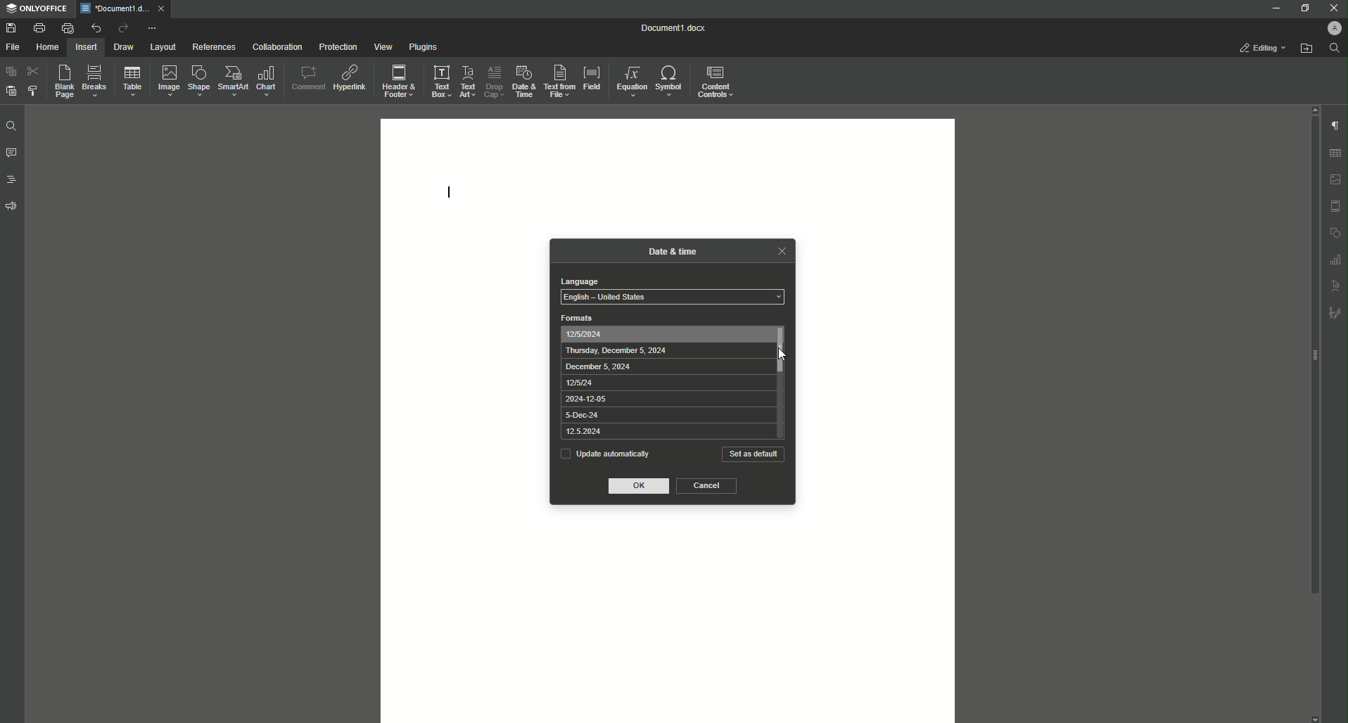 This screenshot has width=1348, height=723. Describe the element at coordinates (161, 8) in the screenshot. I see `close` at that location.